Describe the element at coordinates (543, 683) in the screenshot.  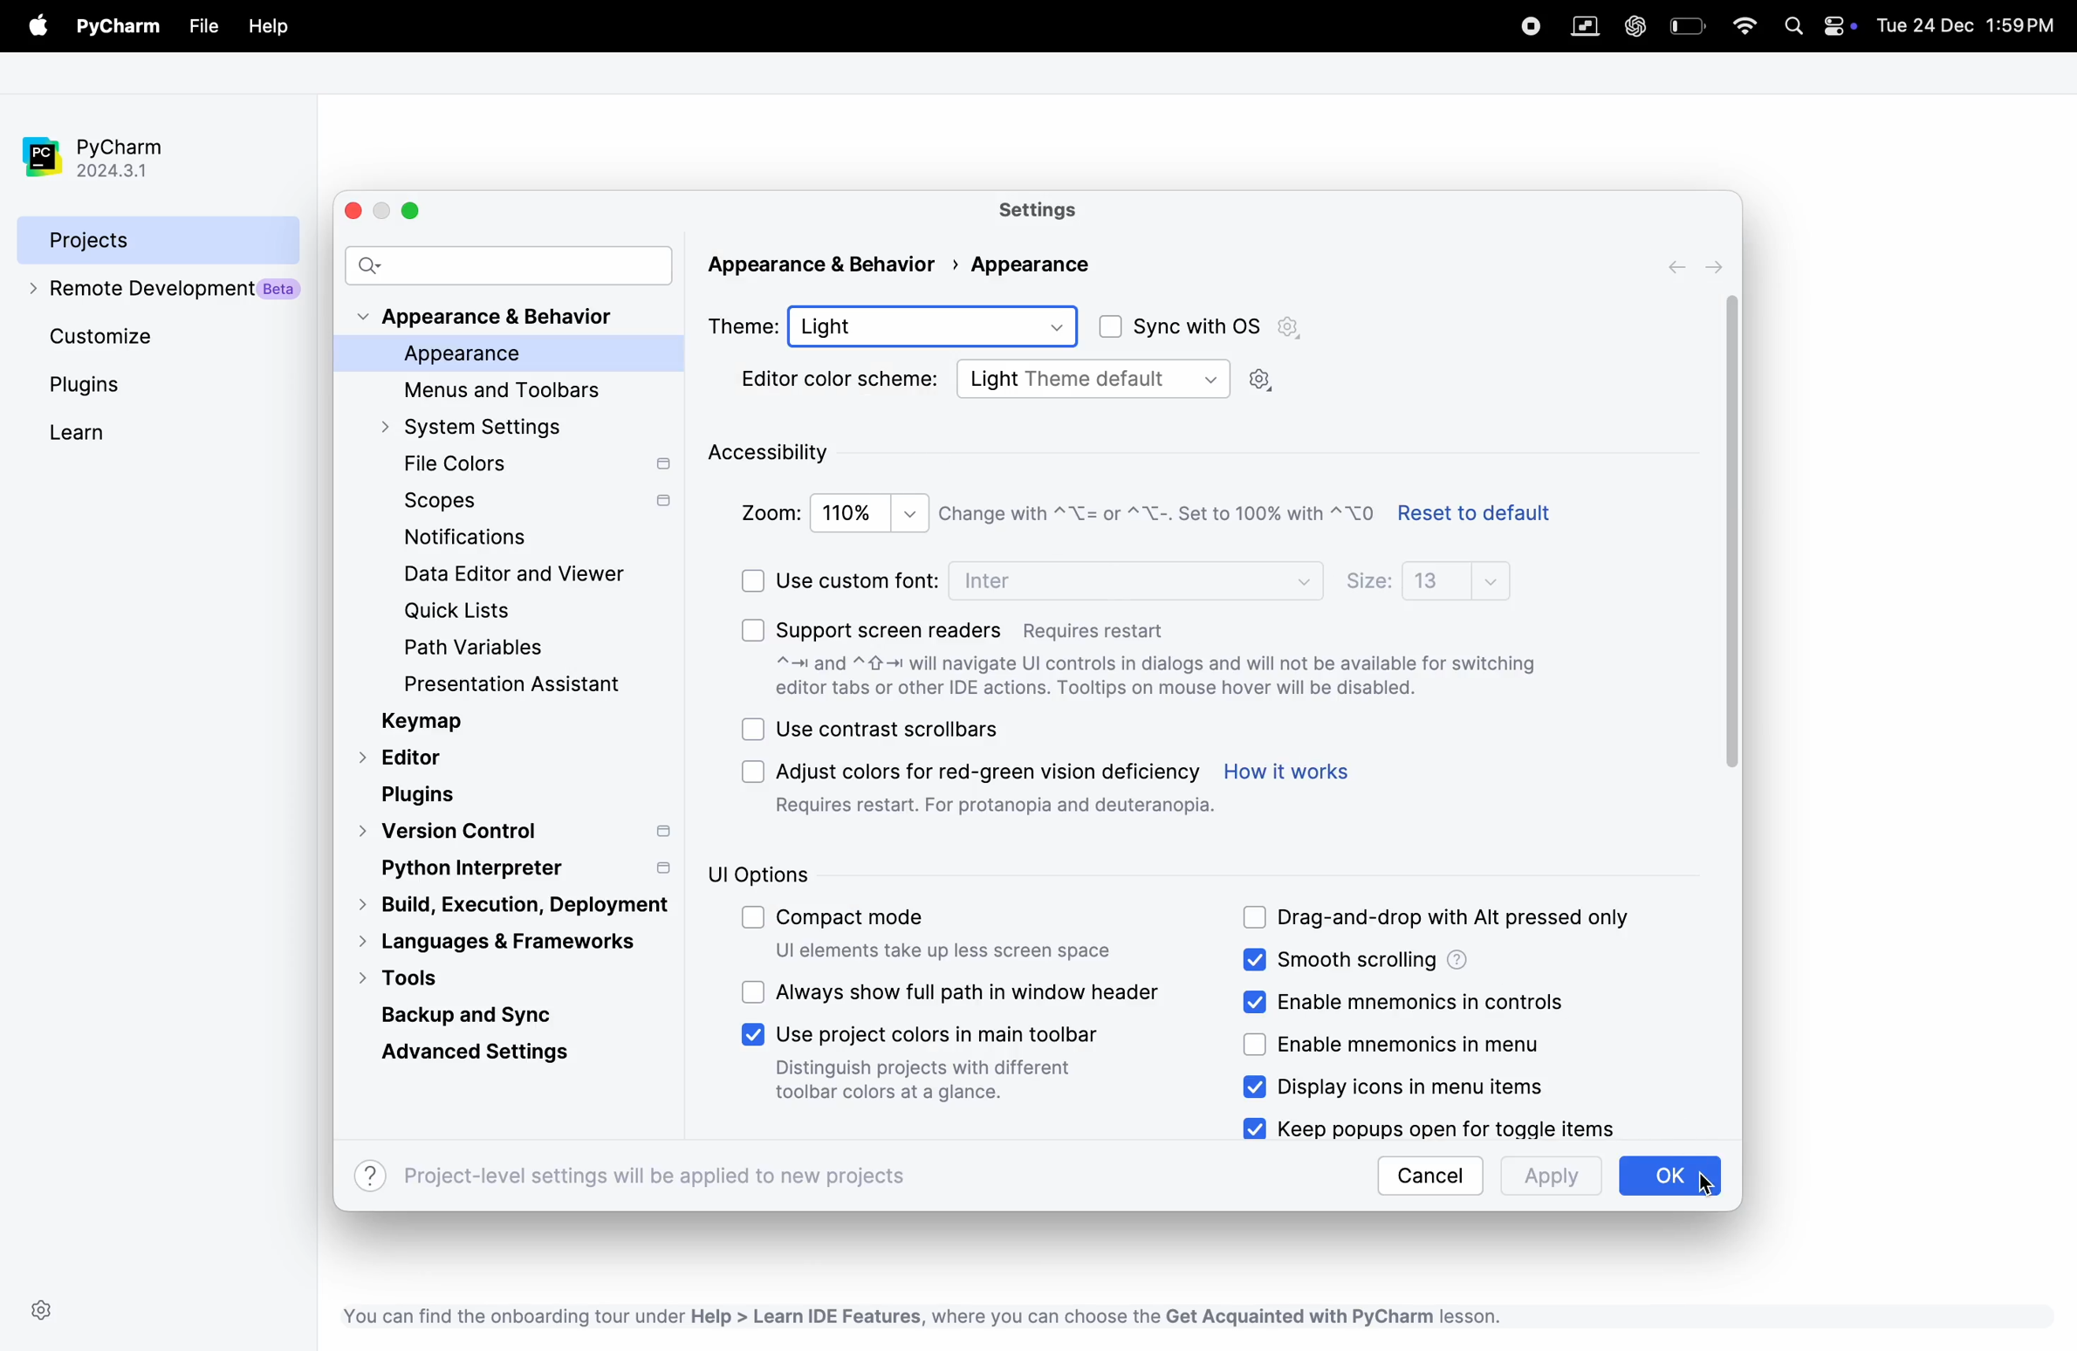
I see `presentation` at that location.